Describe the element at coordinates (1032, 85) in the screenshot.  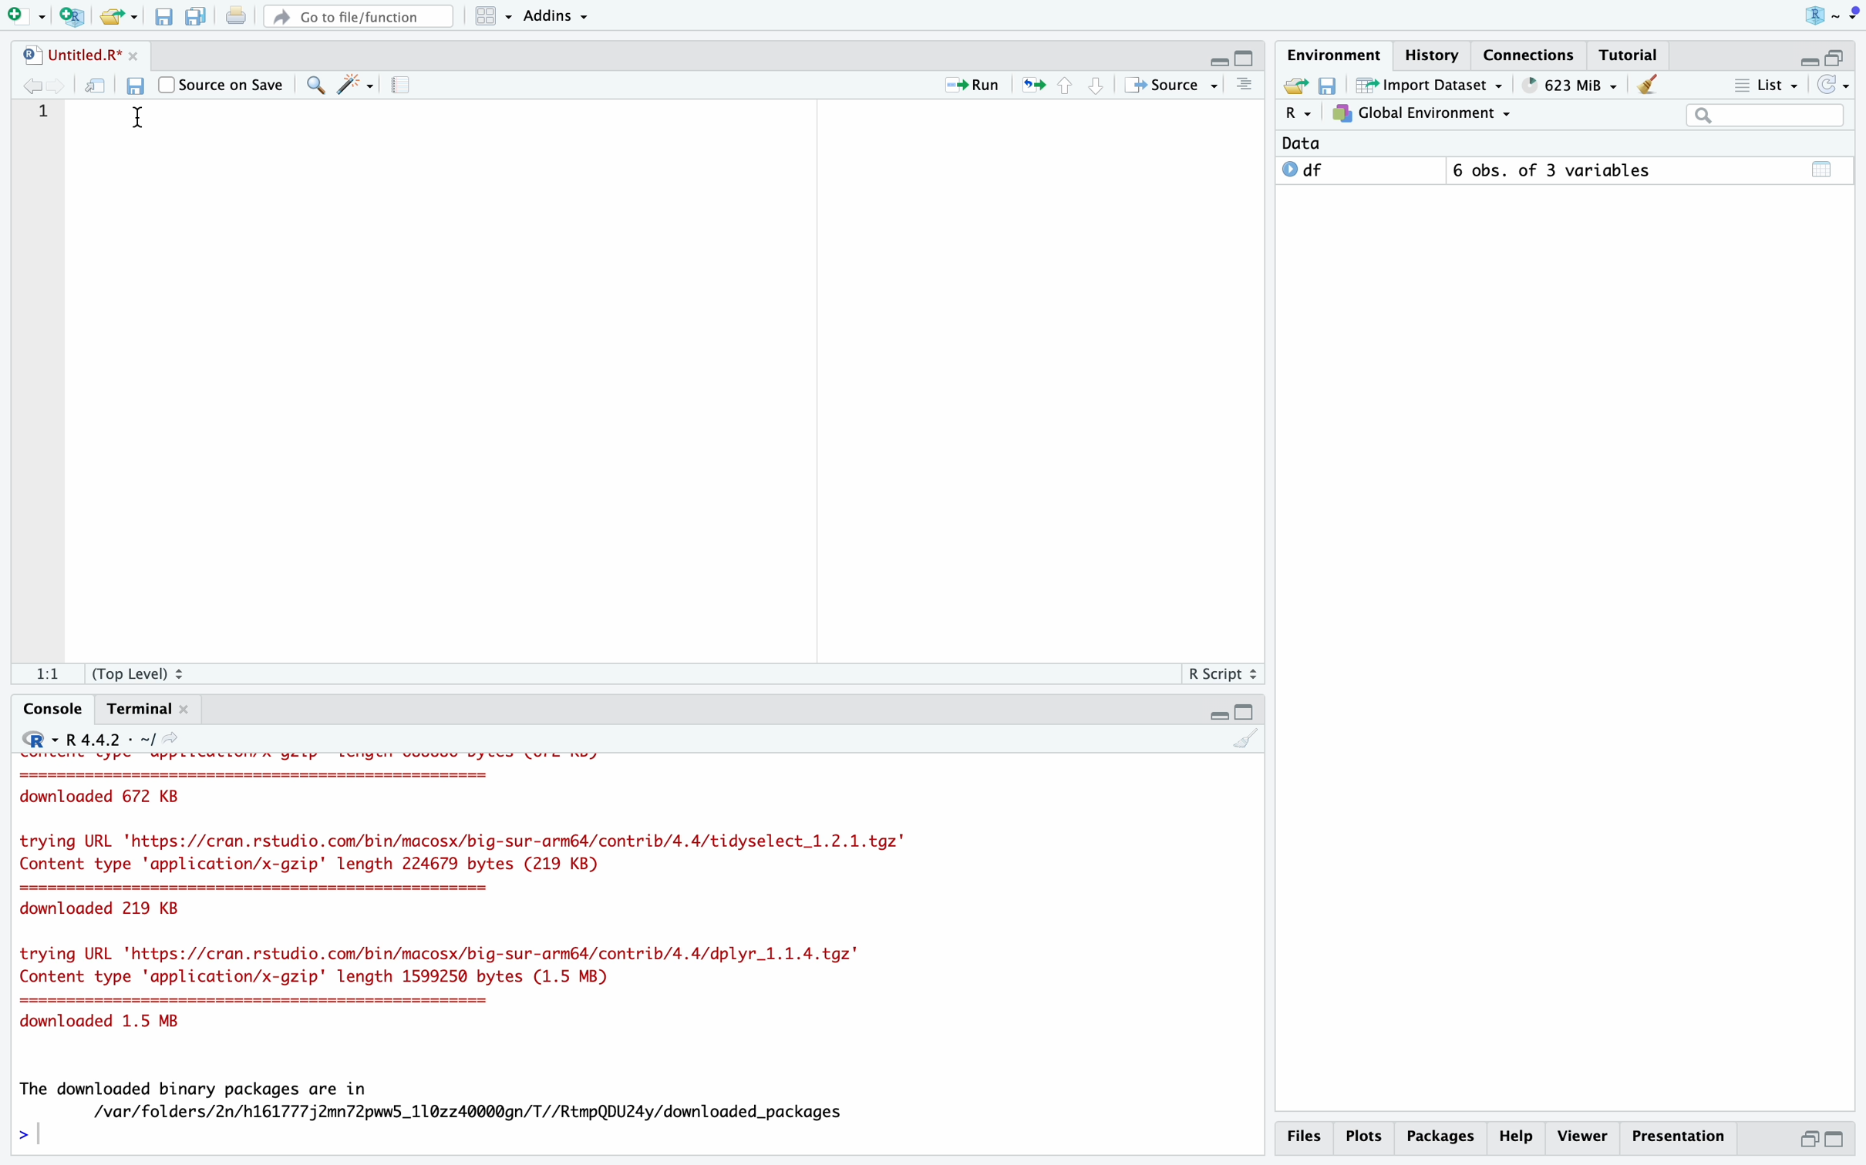
I see `Re-run the previous location code` at that location.